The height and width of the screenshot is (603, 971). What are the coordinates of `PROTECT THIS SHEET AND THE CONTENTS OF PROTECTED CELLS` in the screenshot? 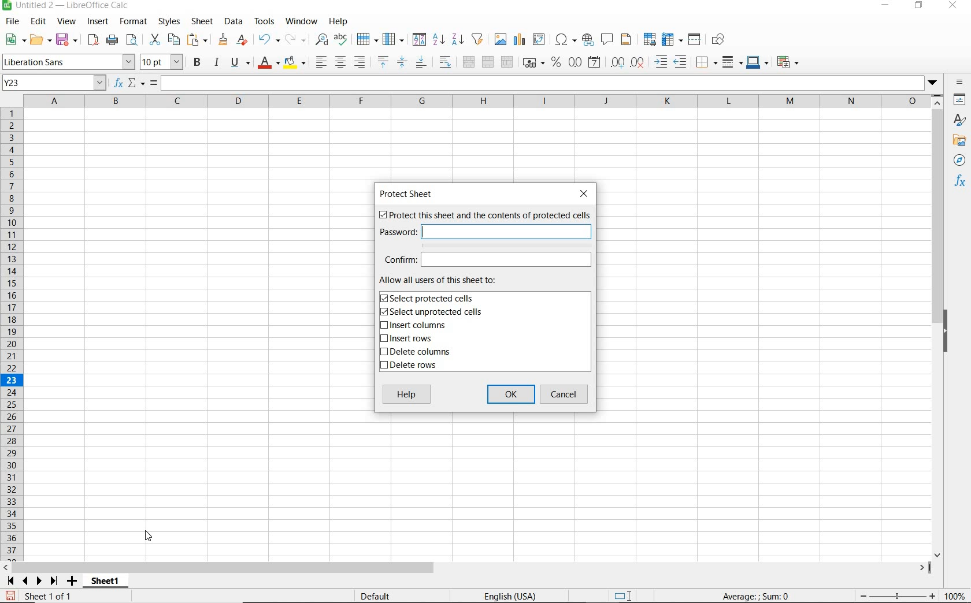 It's located at (484, 216).